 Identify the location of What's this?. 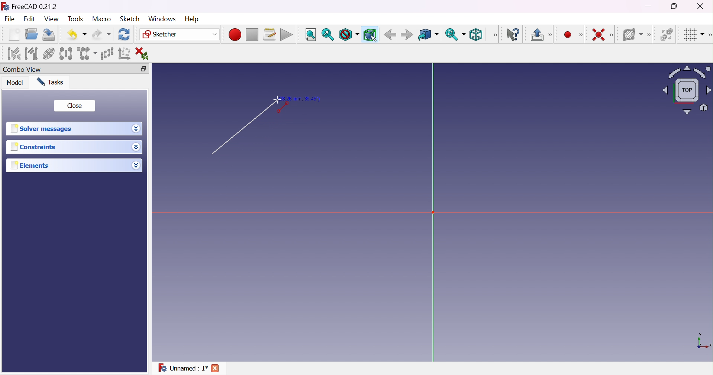
(514, 35).